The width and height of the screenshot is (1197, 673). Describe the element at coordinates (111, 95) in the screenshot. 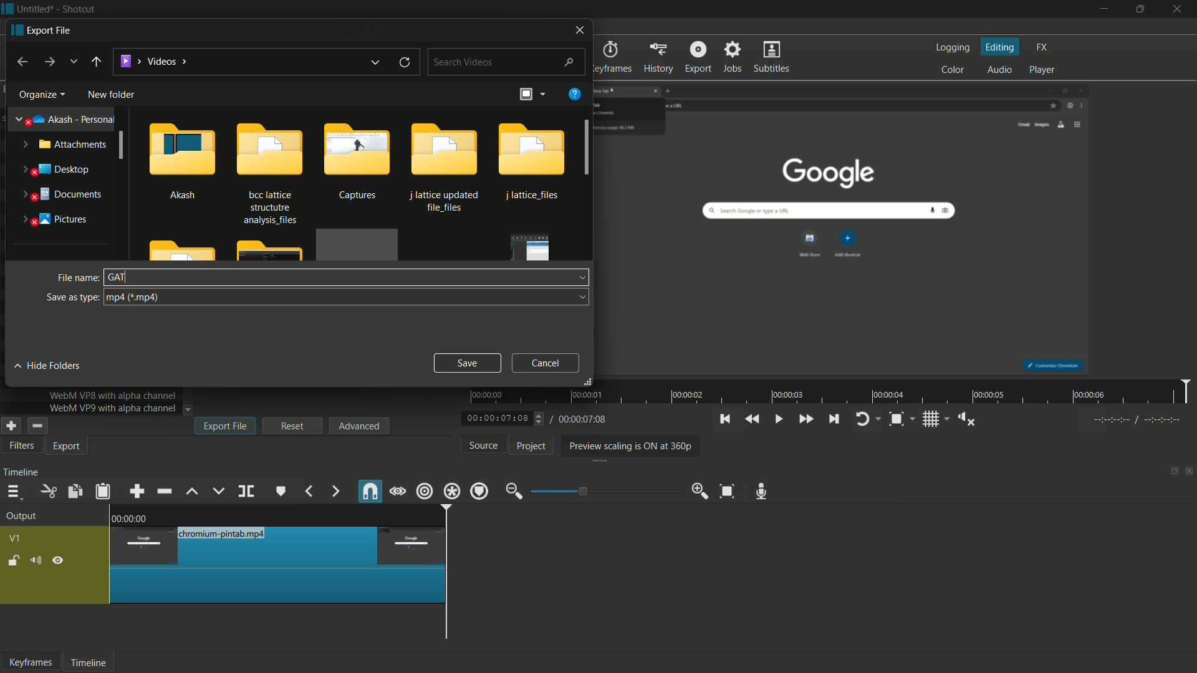

I see `new folder` at that location.